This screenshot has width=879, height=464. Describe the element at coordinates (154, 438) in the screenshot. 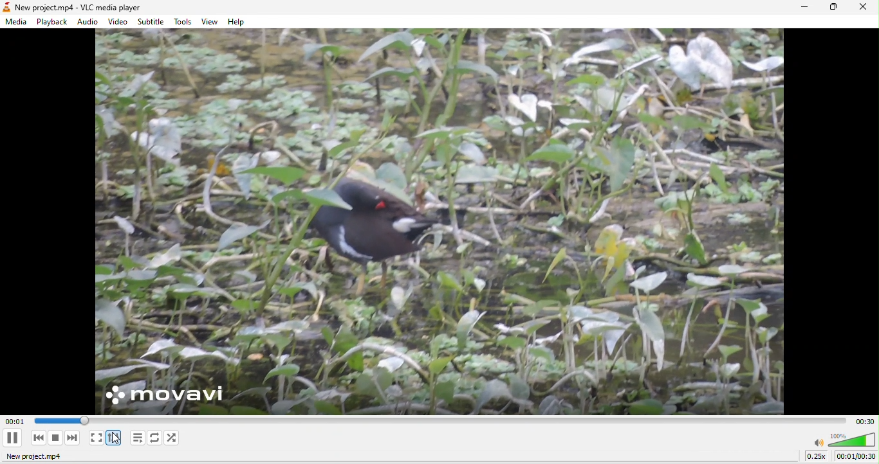

I see `click to toggle between loop all` at that location.